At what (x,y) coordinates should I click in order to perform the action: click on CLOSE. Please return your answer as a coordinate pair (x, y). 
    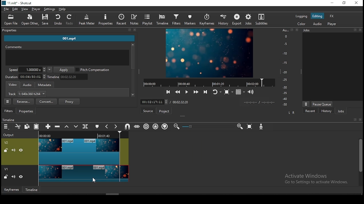
    Looking at the image, I should click on (360, 120).